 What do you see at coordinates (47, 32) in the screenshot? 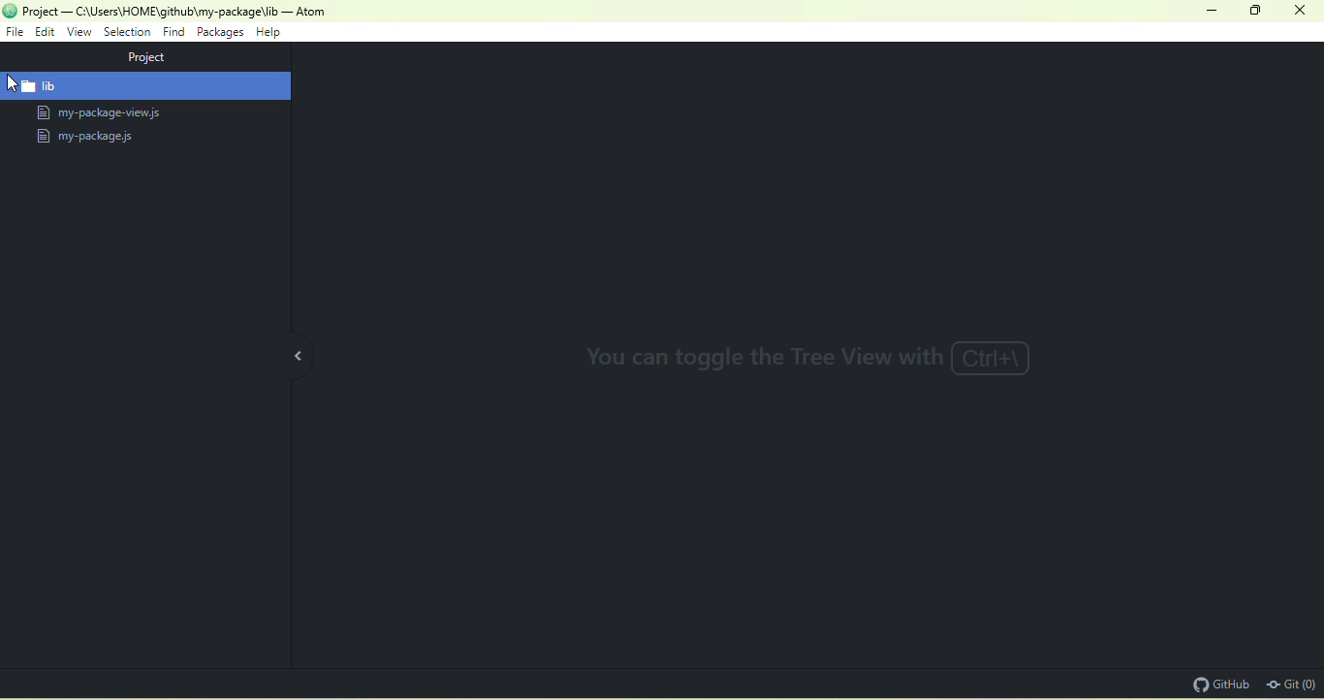
I see `edit` at bounding box center [47, 32].